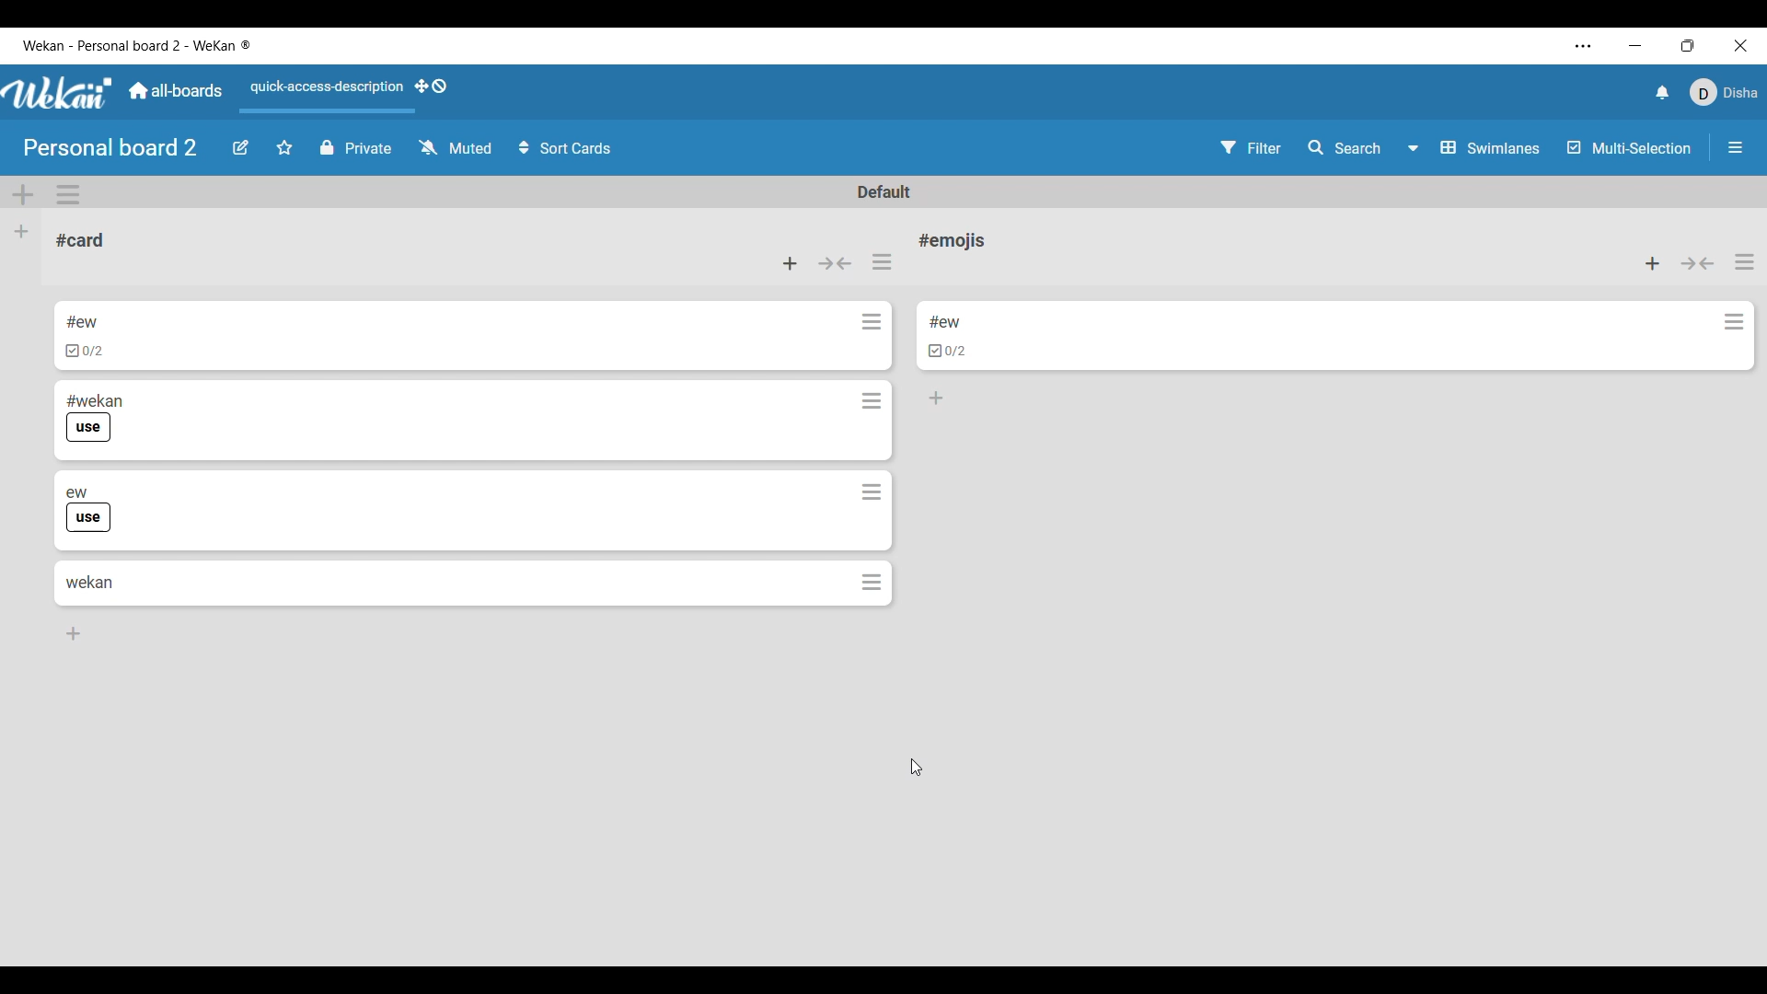 The image size is (1767, 994). Describe the element at coordinates (85, 352) in the screenshot. I see `Indicates checklist in card 1` at that location.